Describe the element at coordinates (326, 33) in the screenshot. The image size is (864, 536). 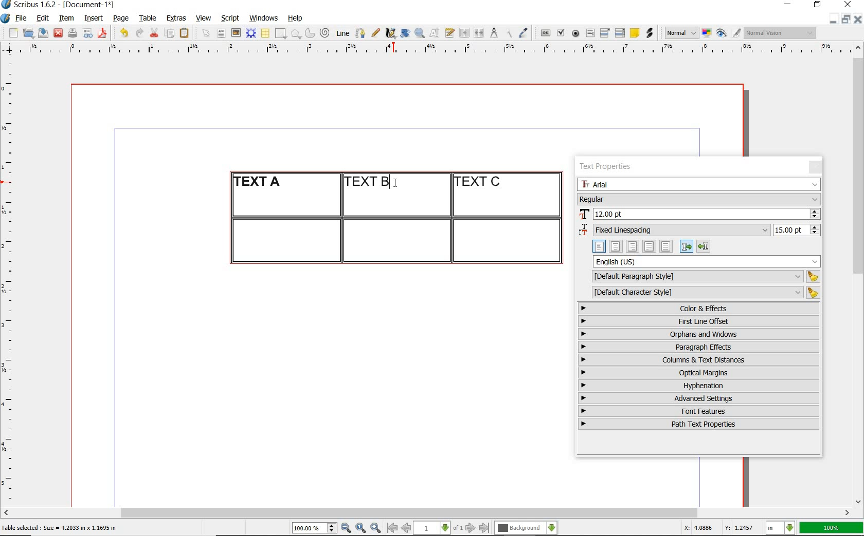
I see `spiral` at that location.